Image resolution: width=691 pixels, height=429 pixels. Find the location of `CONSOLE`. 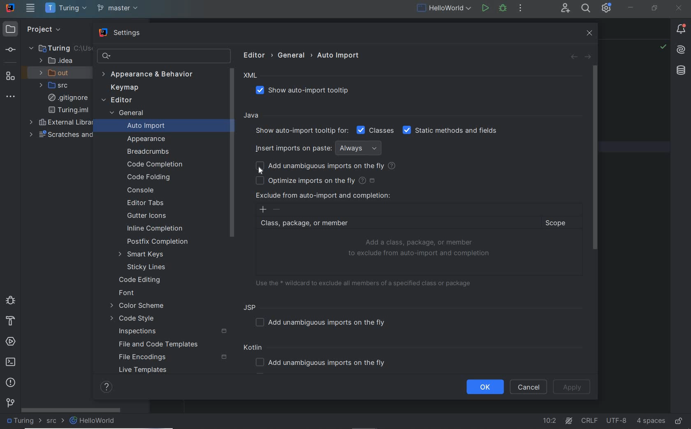

CONSOLE is located at coordinates (140, 190).